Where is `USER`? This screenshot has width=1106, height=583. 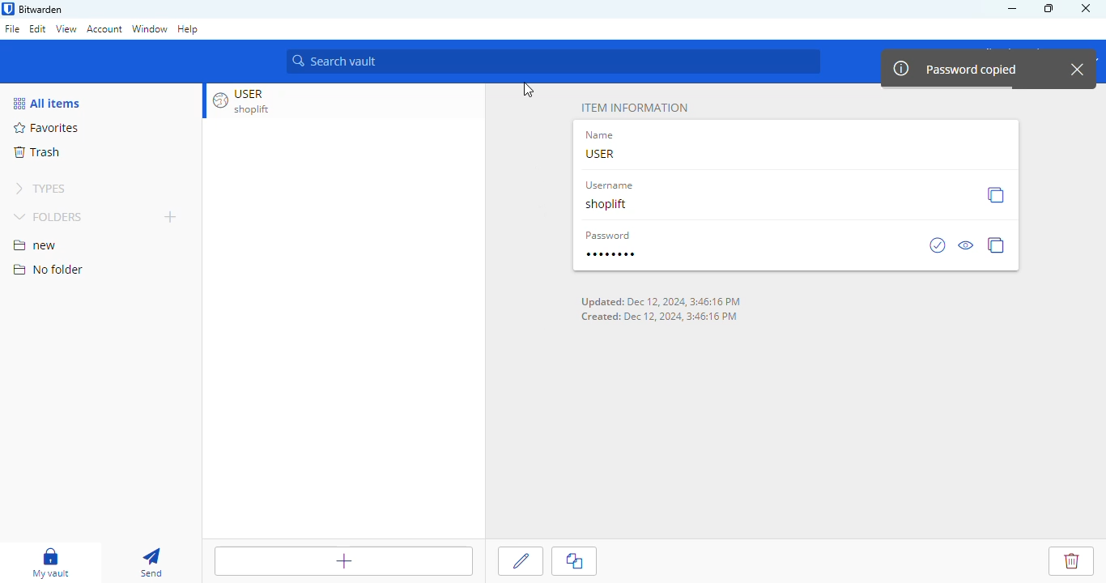
USER is located at coordinates (601, 154).